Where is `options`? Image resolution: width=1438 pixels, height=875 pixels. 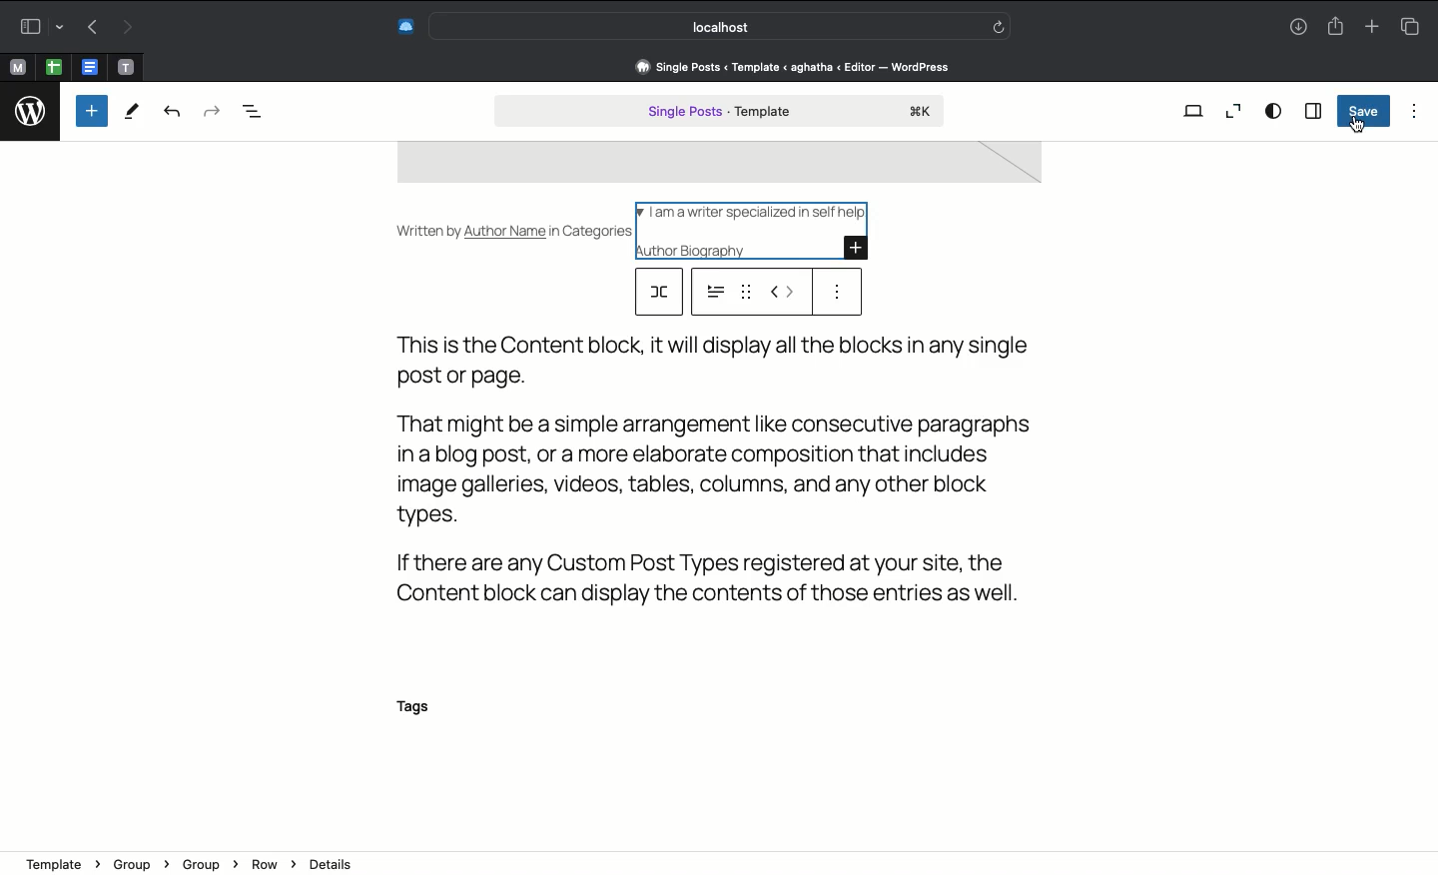
options is located at coordinates (710, 294).